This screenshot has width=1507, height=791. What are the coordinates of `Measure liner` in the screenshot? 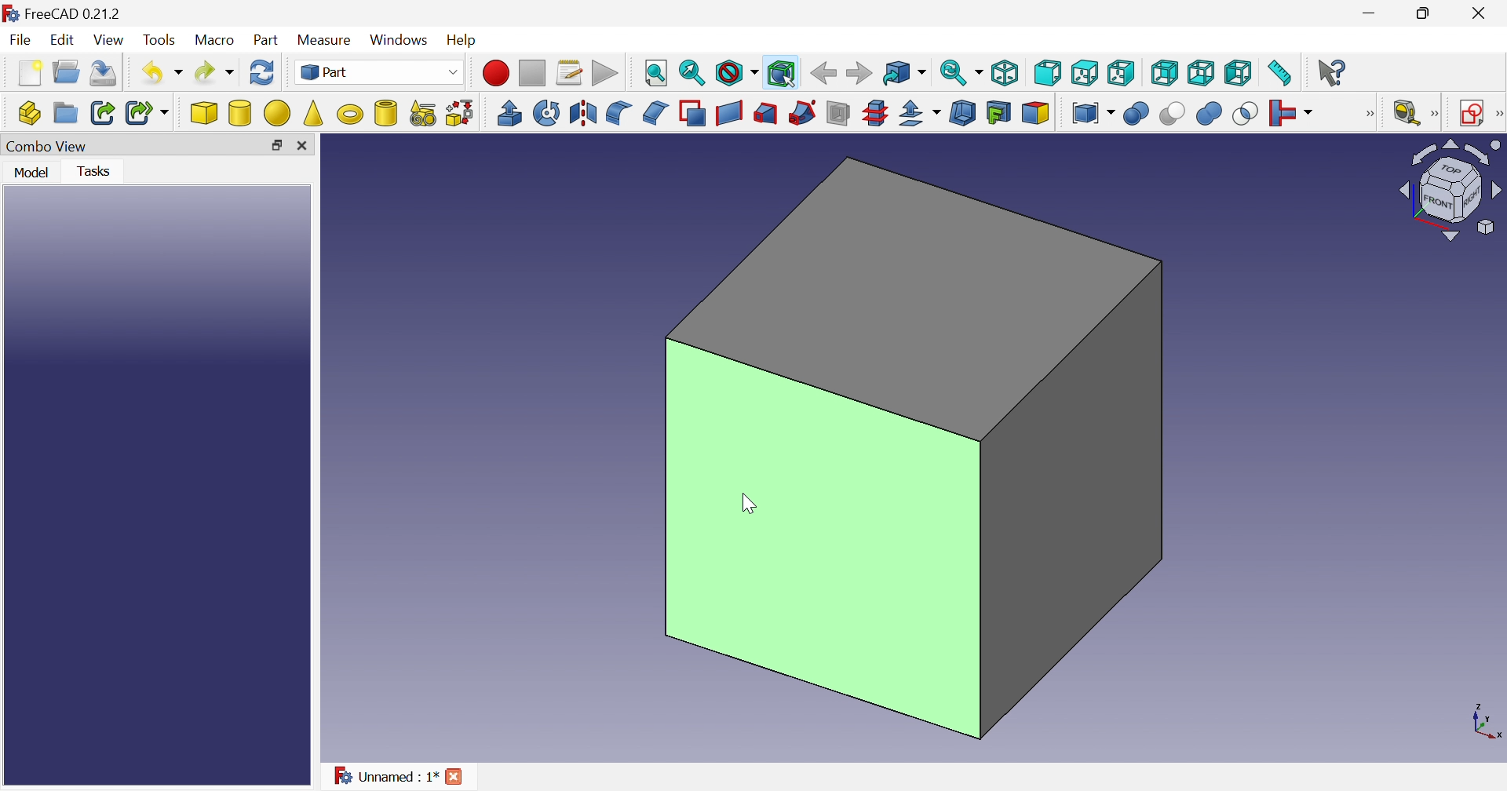 It's located at (1406, 114).